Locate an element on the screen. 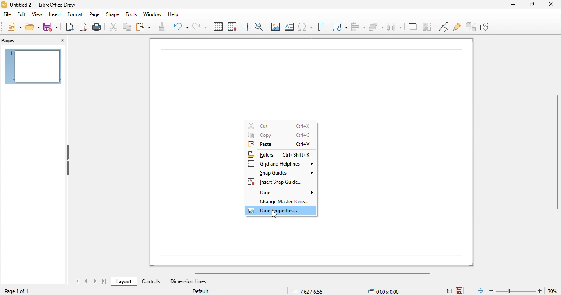 The height and width of the screenshot is (295, 561). horizontal scroll bar is located at coordinates (317, 273).